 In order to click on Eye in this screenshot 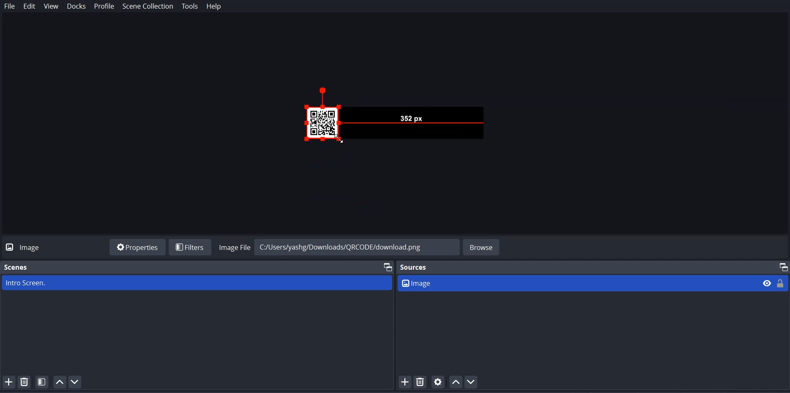, I will do `click(767, 283)`.